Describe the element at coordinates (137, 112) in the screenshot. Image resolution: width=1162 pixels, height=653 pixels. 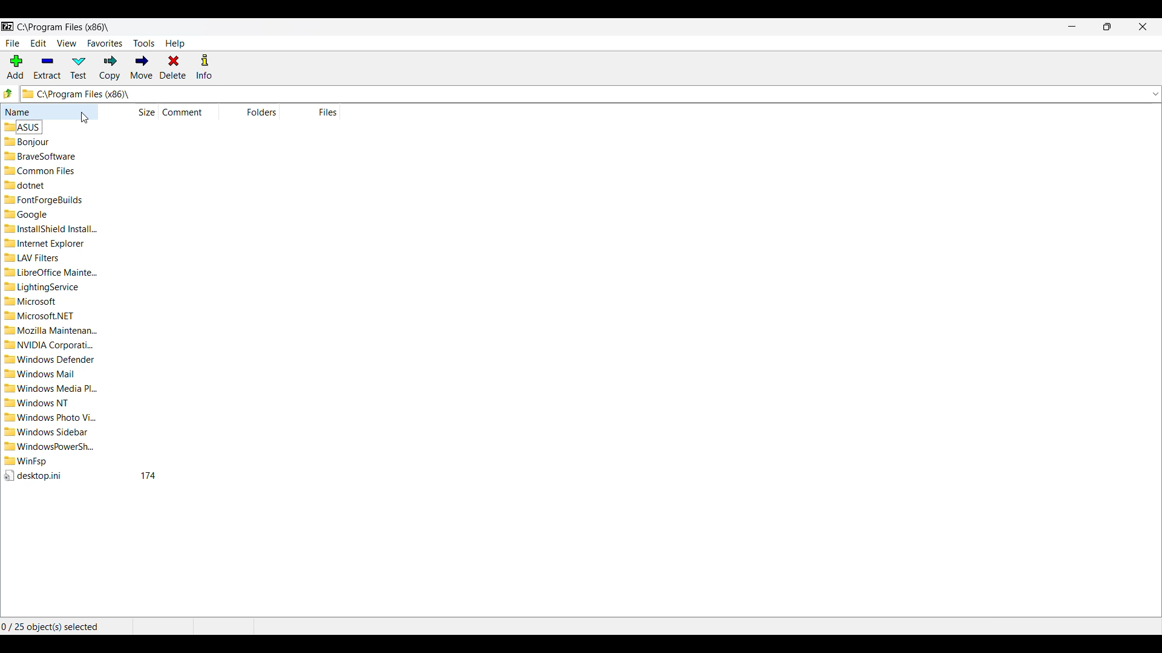
I see `Size column` at that location.